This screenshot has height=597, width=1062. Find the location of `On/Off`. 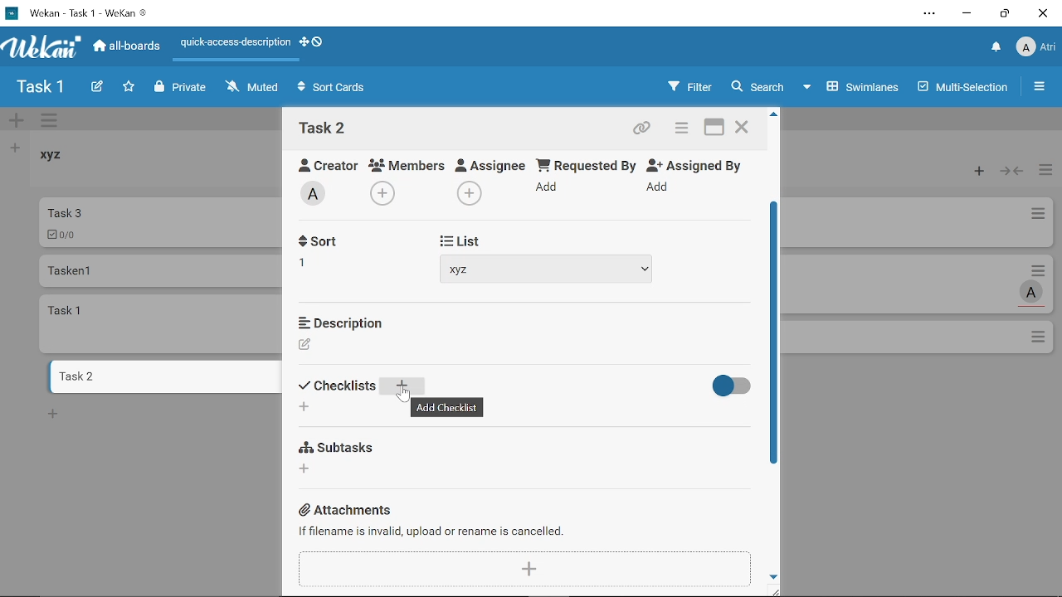

On/Off is located at coordinates (728, 386).